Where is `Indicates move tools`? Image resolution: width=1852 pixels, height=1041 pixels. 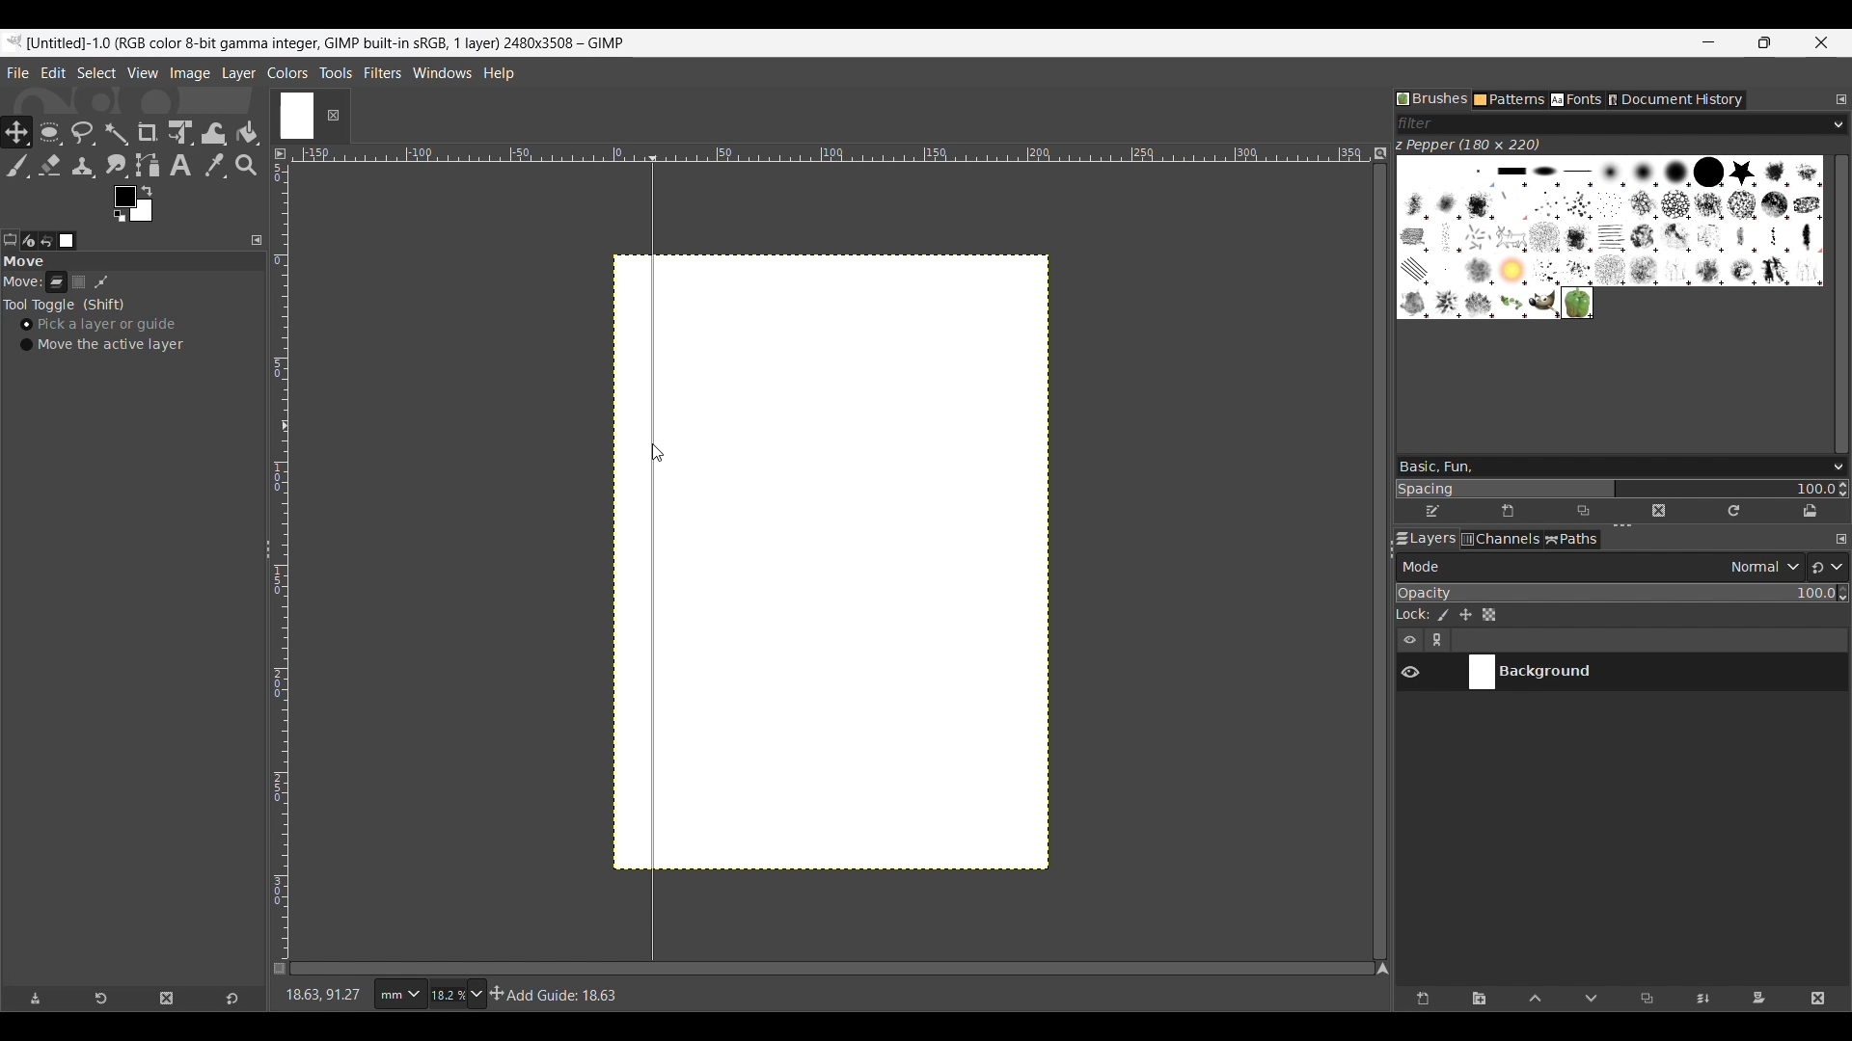 Indicates move tools is located at coordinates (22, 281).